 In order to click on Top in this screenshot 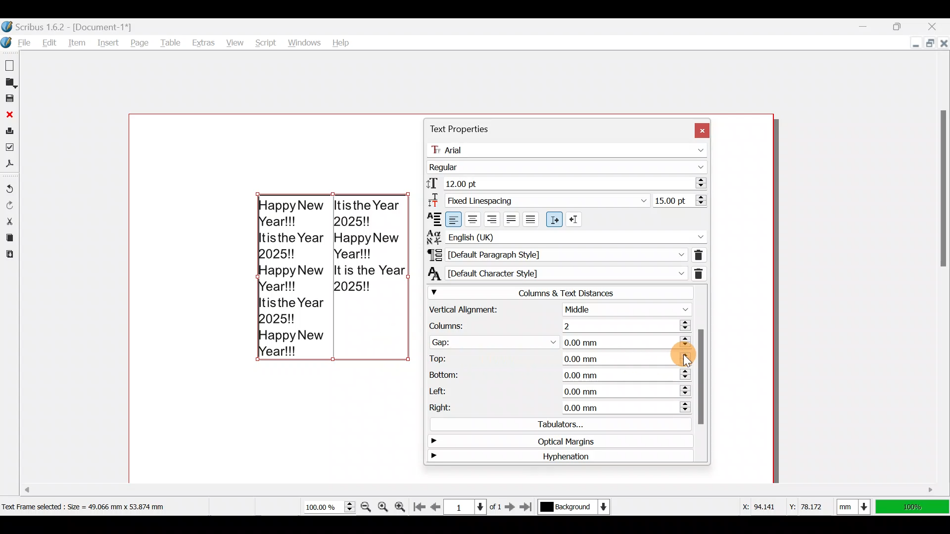, I will do `click(535, 356)`.